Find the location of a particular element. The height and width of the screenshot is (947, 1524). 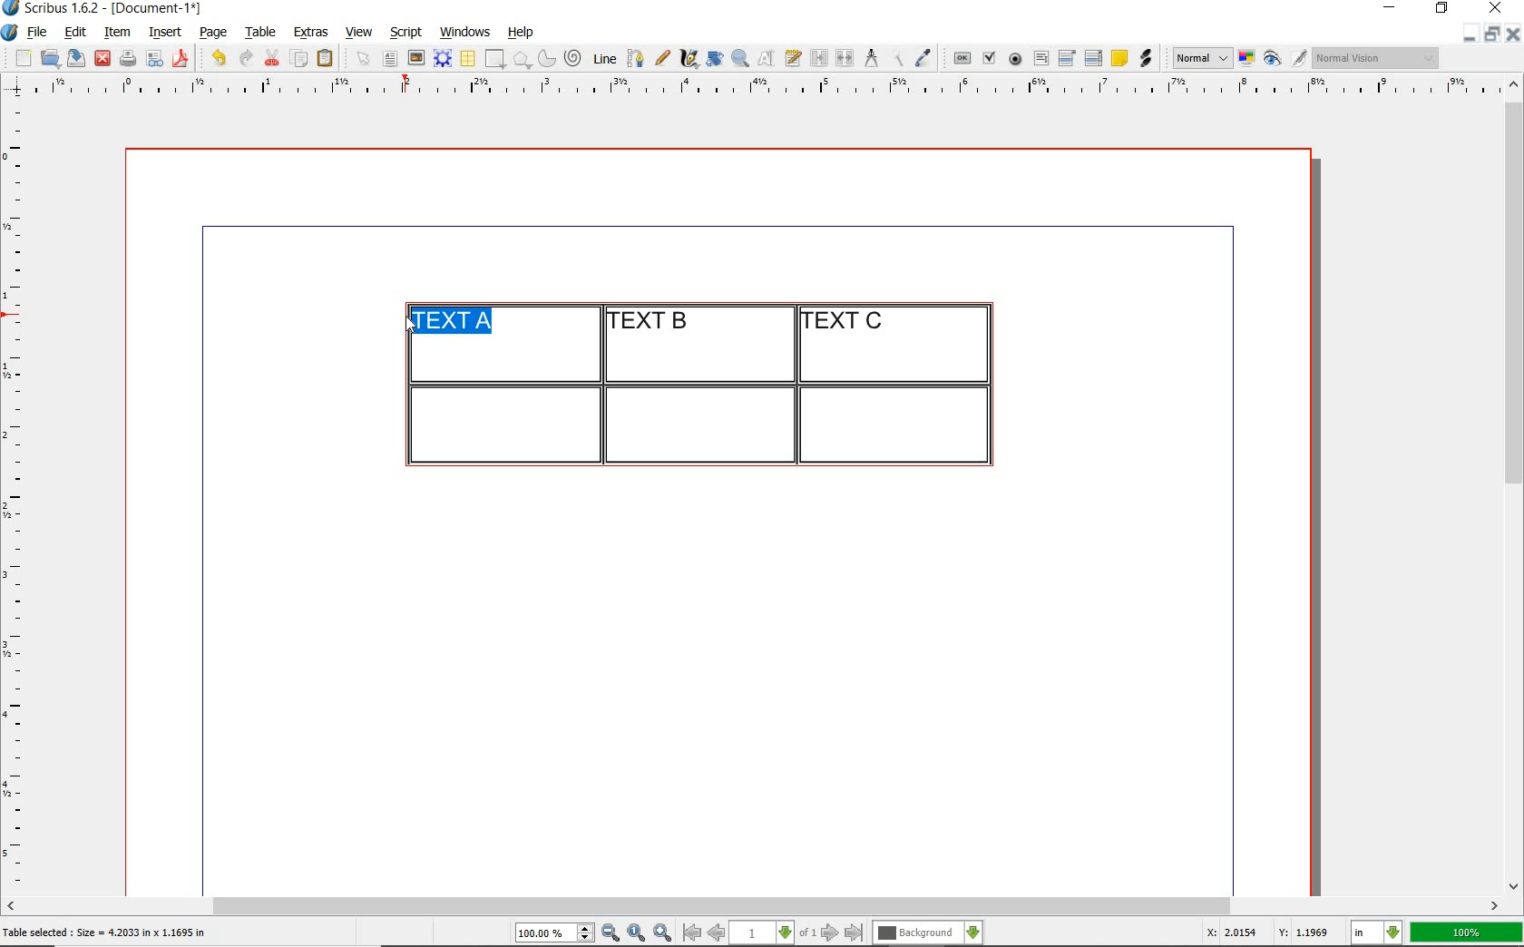

go to next page is located at coordinates (830, 933).